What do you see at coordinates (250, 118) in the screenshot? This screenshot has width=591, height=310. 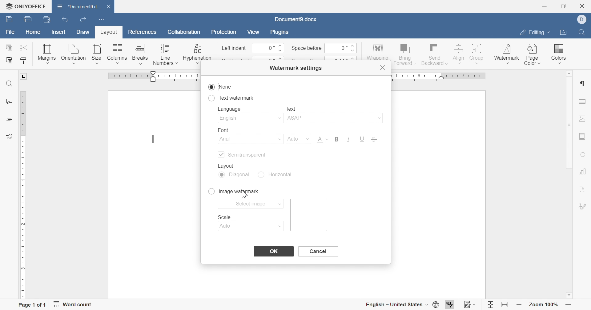 I see `english` at bounding box center [250, 118].